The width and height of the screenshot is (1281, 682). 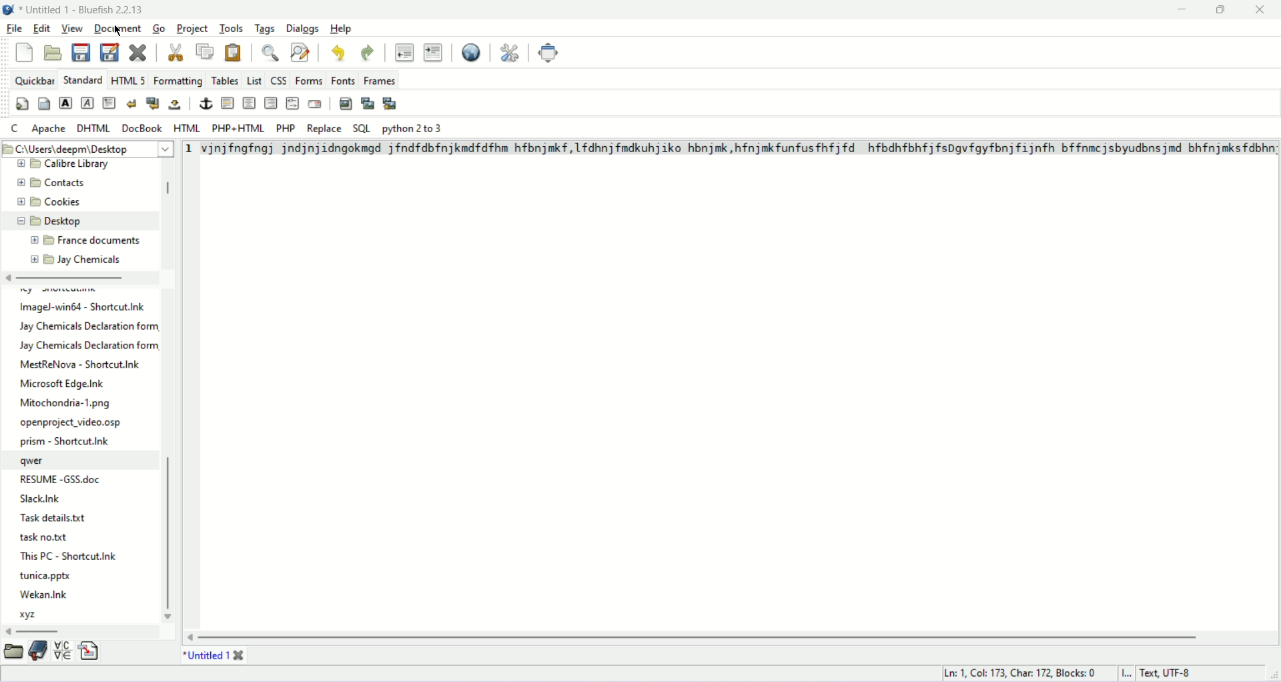 What do you see at coordinates (91, 652) in the screenshot?
I see `snippet` at bounding box center [91, 652].